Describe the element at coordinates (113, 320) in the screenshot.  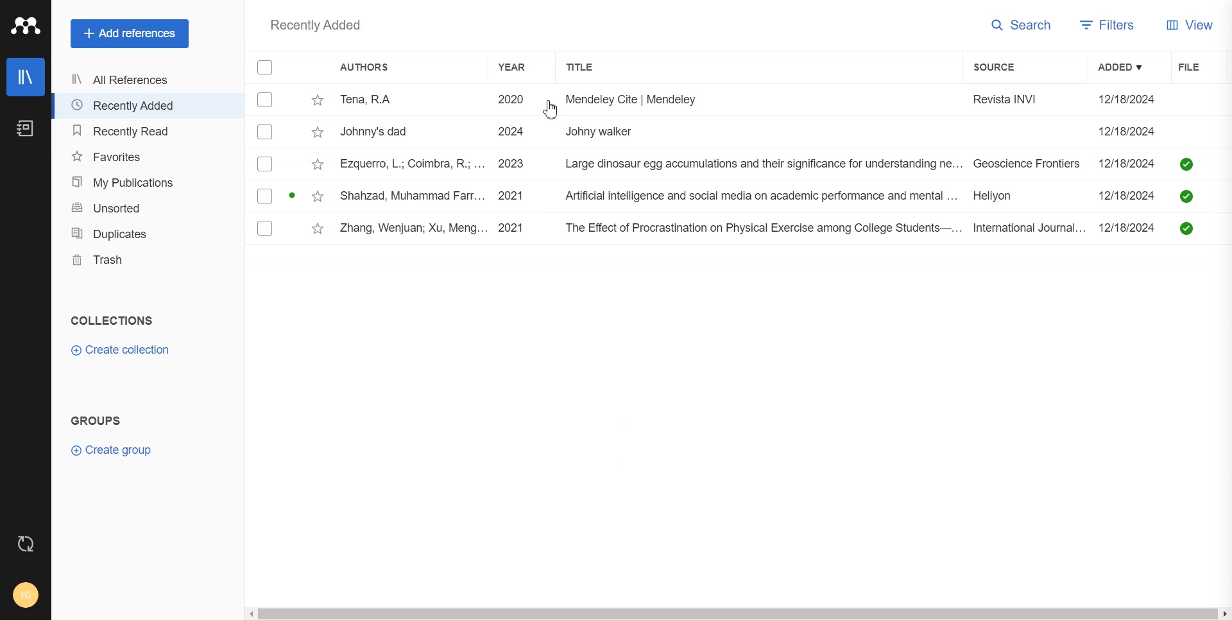
I see `COLLECTIONS` at that location.